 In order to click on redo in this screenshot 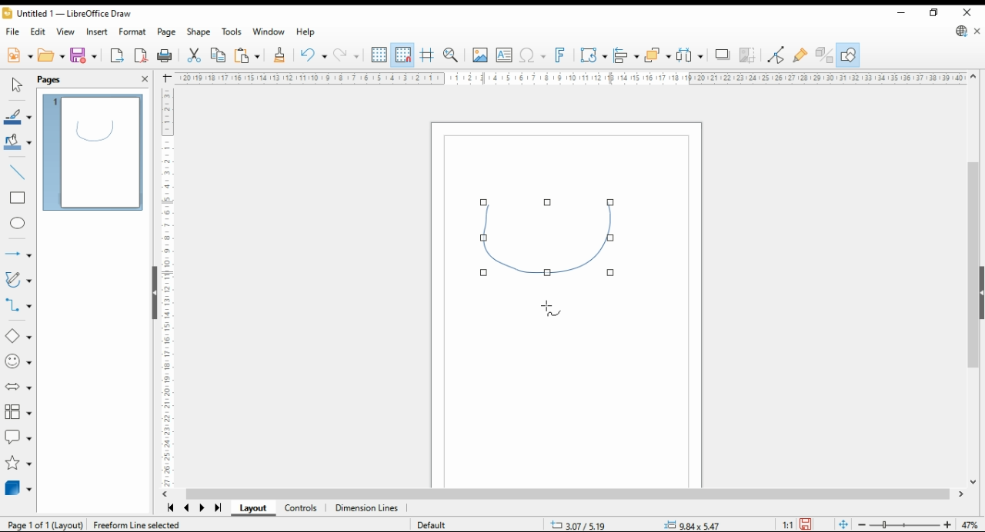, I will do `click(346, 56)`.